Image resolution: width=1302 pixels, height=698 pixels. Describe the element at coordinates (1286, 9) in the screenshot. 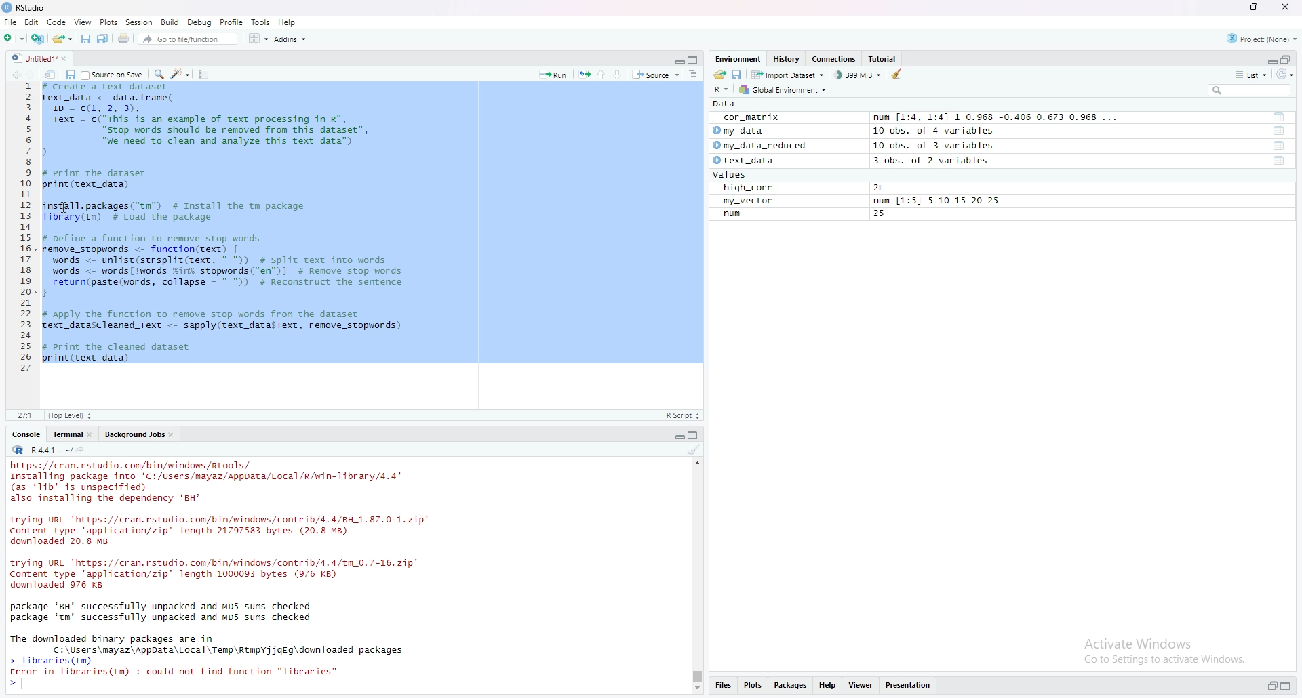

I see `close` at that location.